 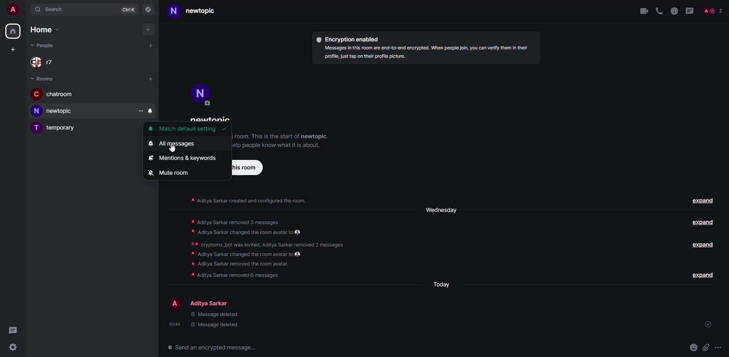 I want to click on info, so click(x=249, y=200).